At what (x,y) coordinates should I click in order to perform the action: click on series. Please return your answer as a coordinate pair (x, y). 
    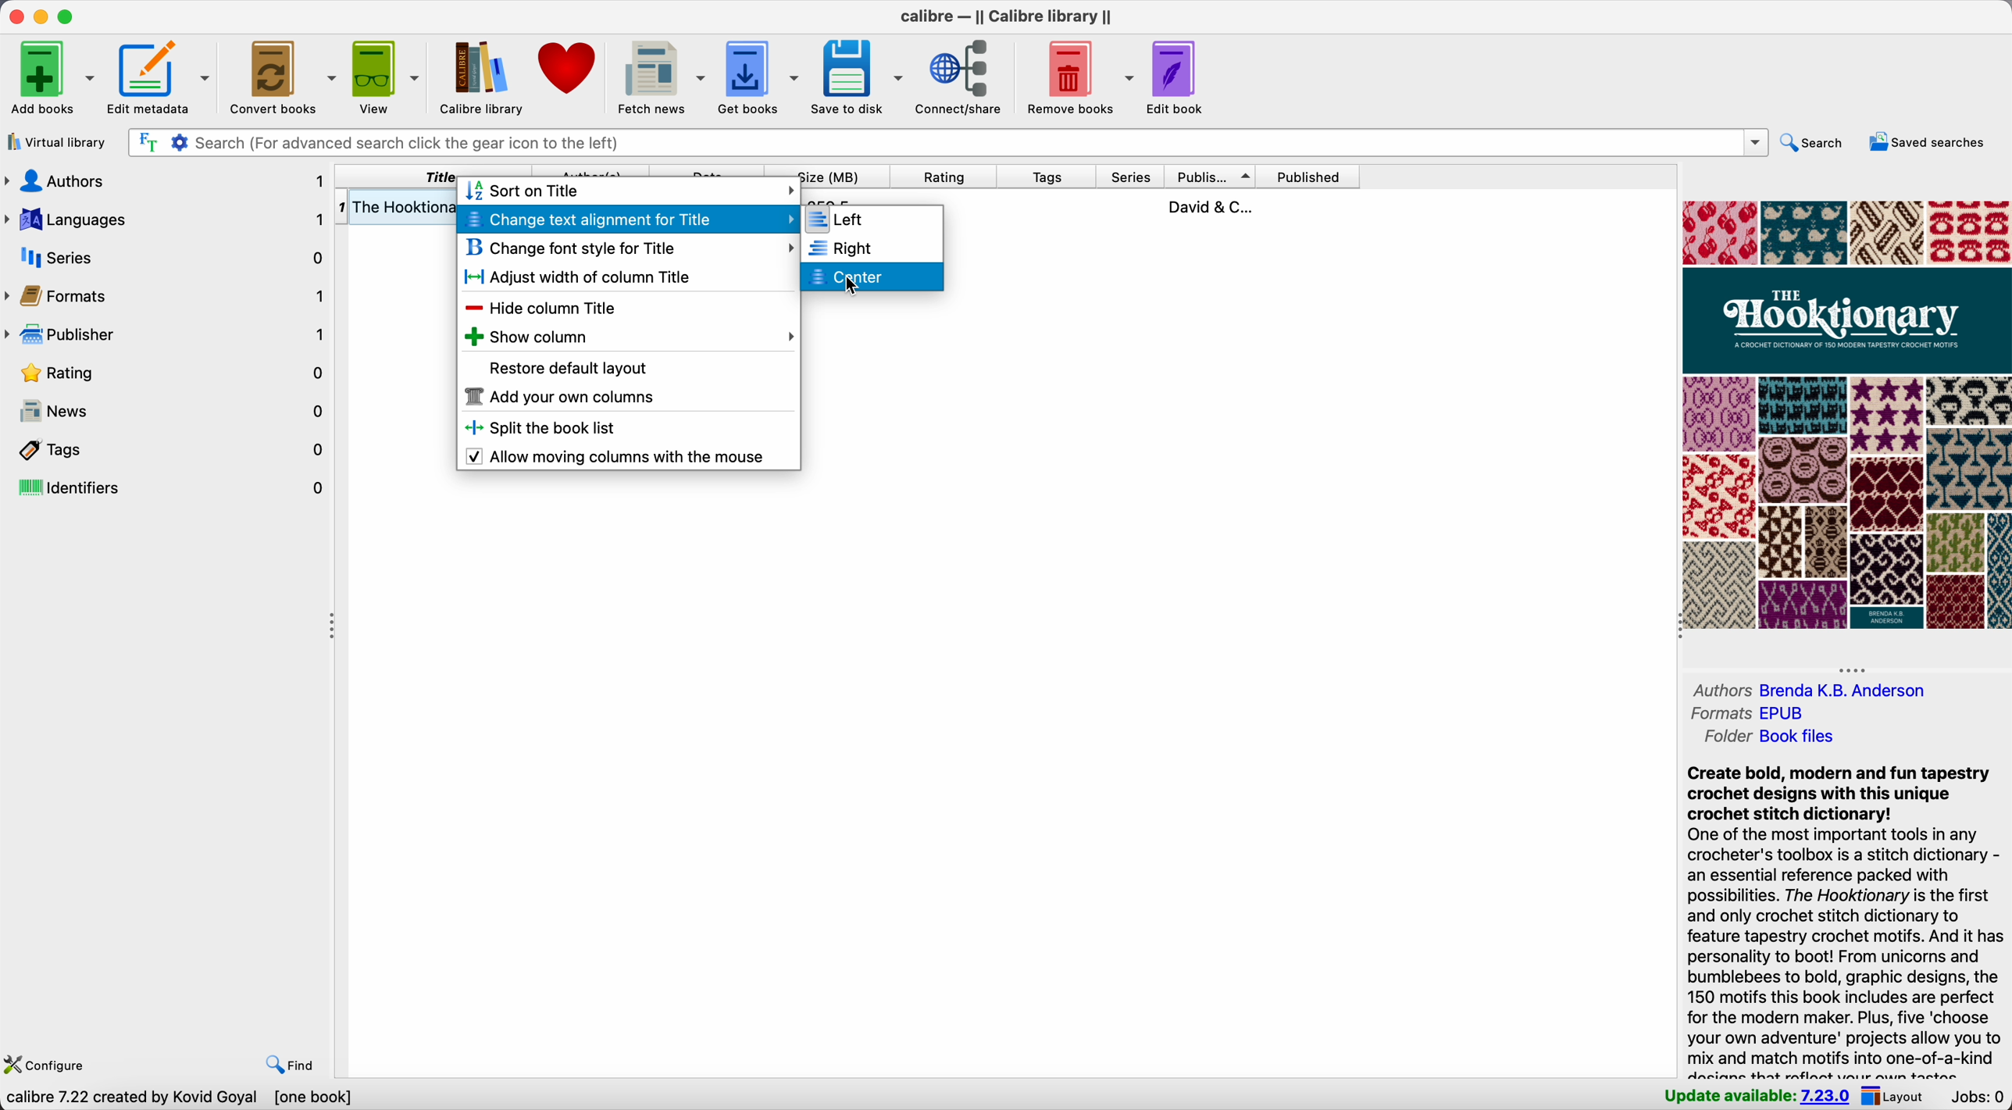
    Looking at the image, I should click on (1133, 175).